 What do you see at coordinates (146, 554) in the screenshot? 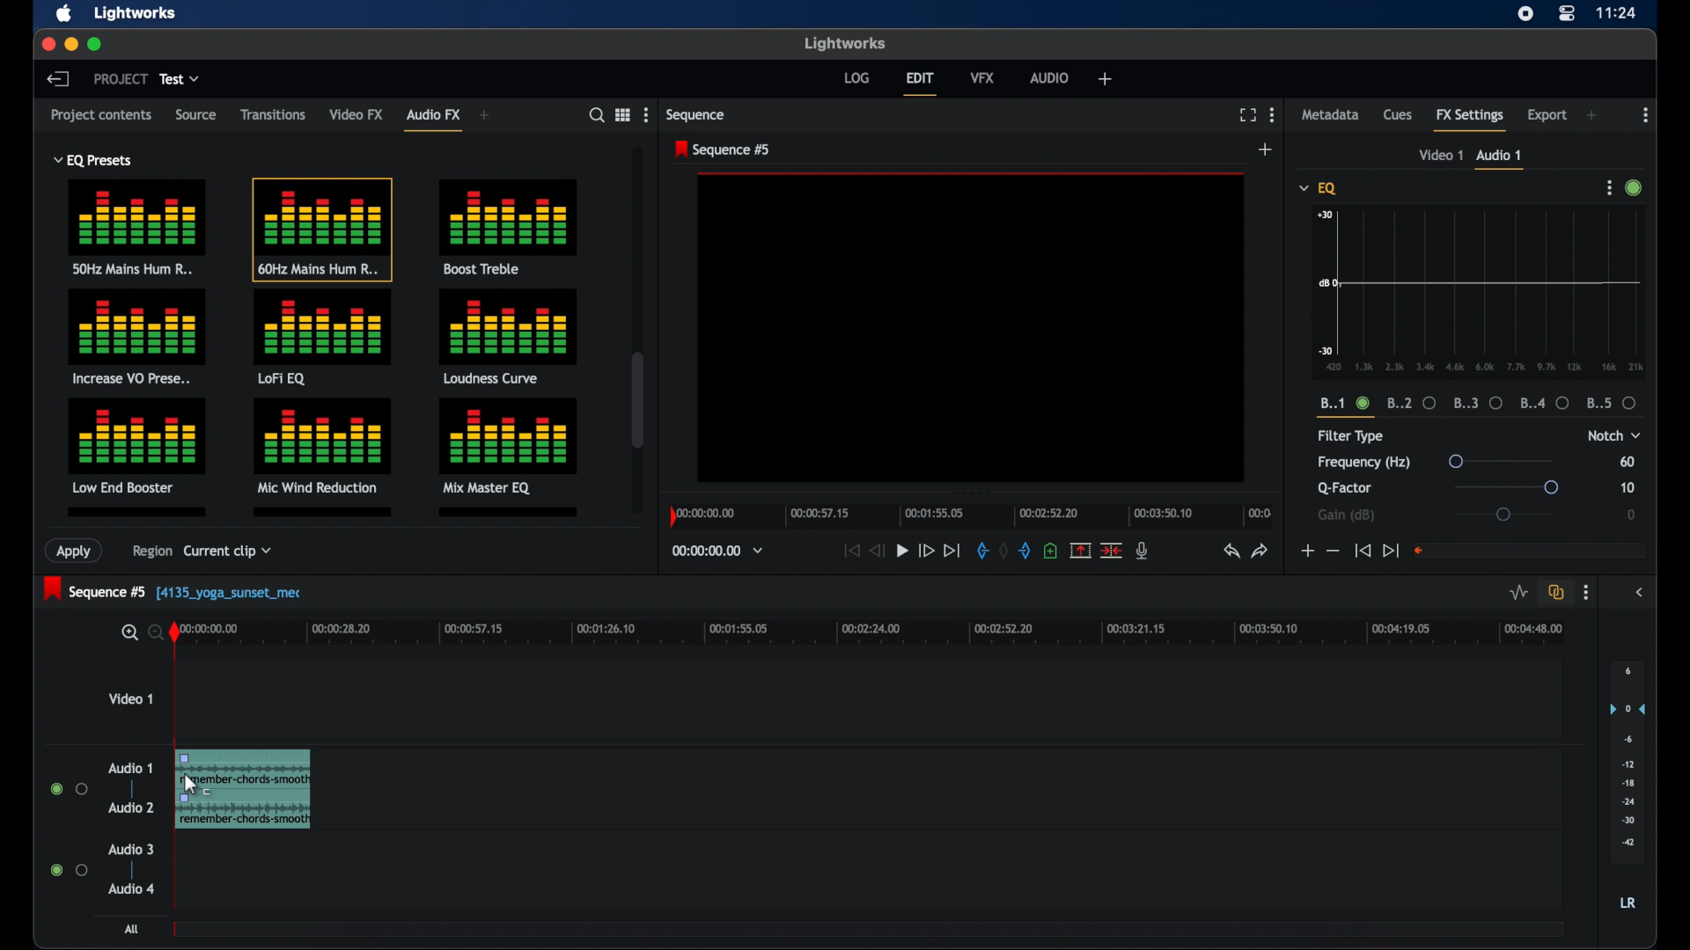
I see `region` at bounding box center [146, 554].